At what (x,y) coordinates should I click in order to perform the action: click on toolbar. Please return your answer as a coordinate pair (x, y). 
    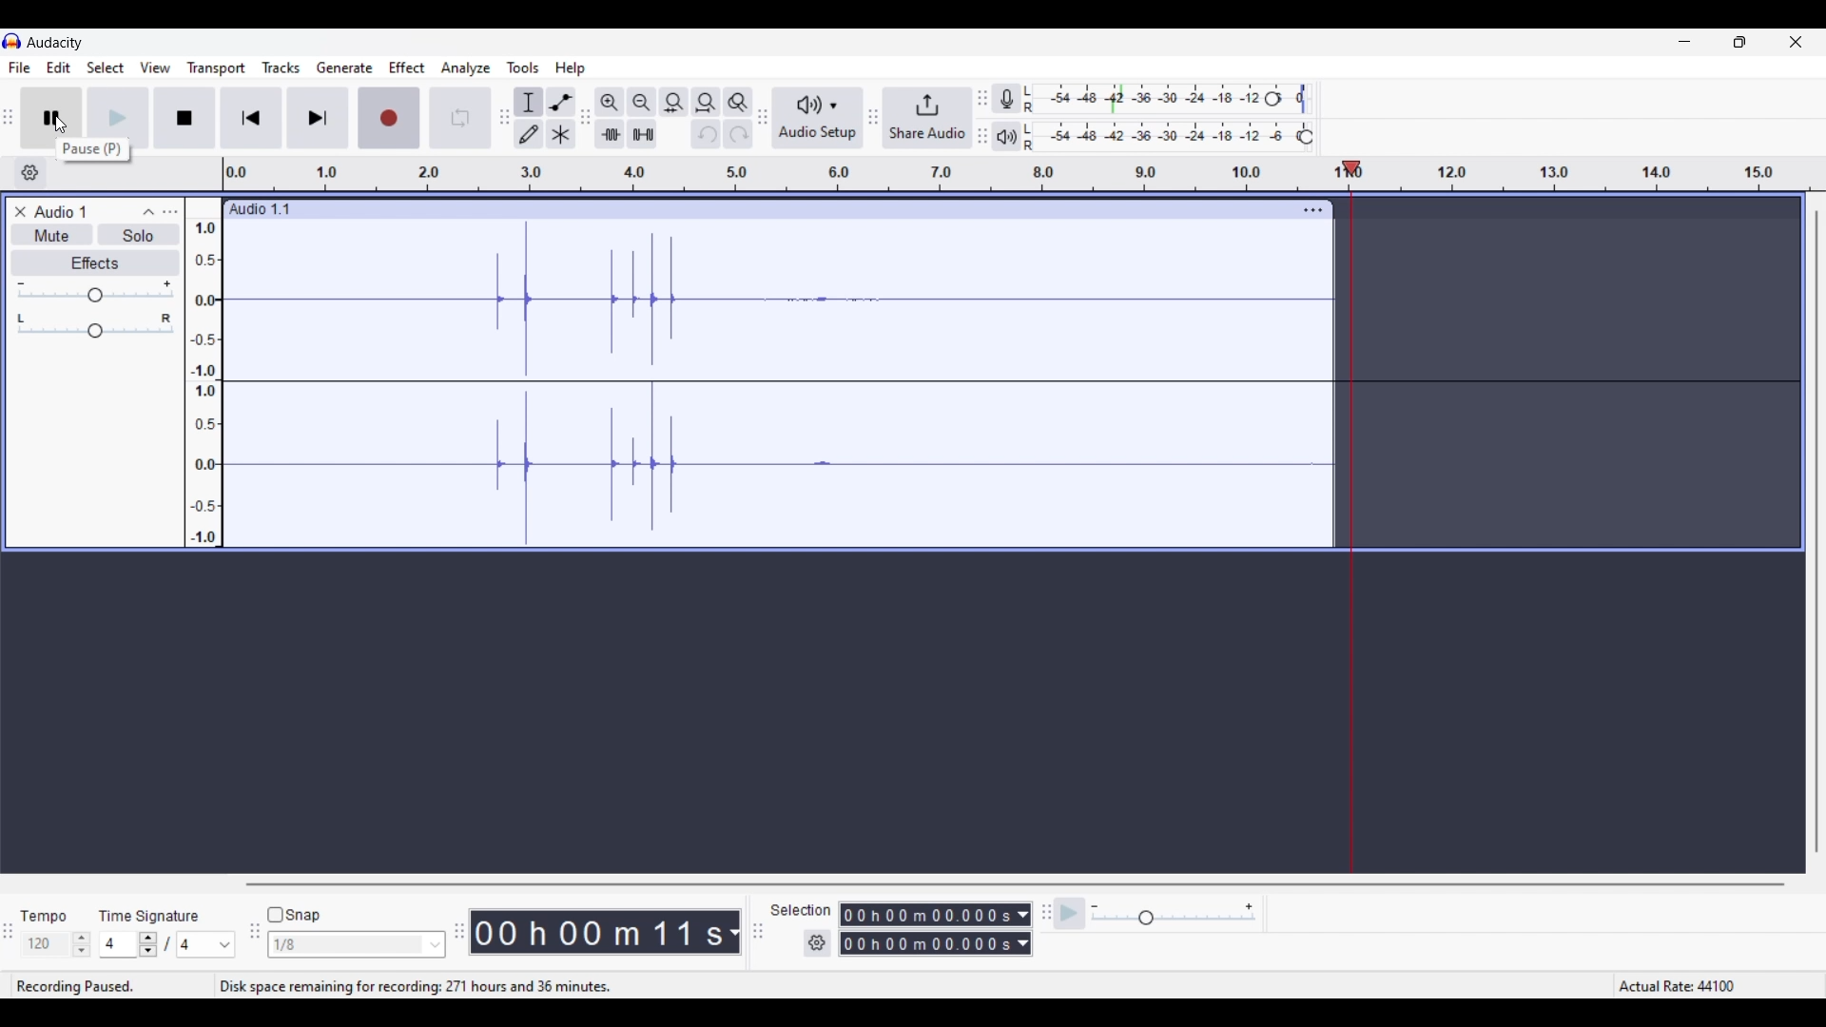
    Looking at the image, I should click on (584, 114).